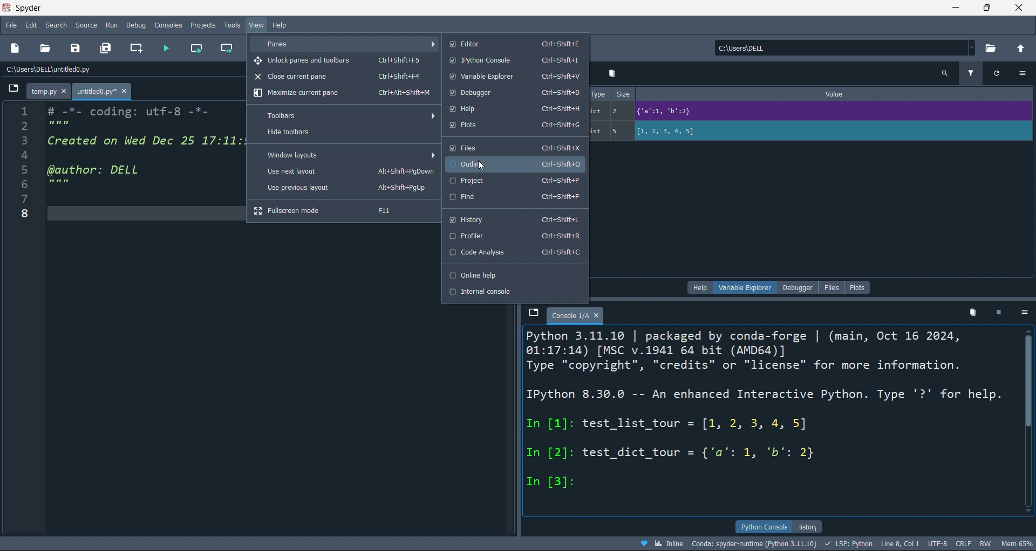 The height and width of the screenshot is (551, 1036). What do you see at coordinates (763, 527) in the screenshot?
I see `ipython console` at bounding box center [763, 527].